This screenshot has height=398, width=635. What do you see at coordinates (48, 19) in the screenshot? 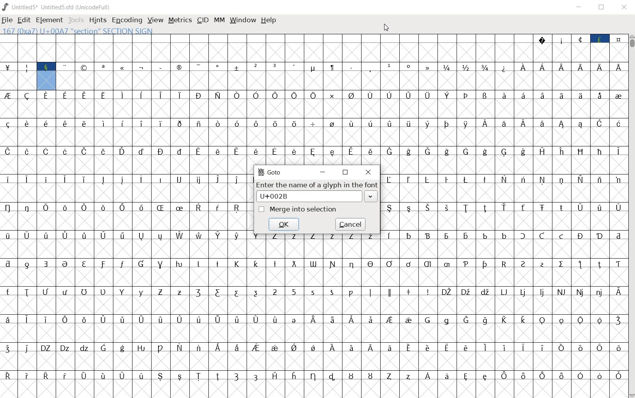
I see `element` at bounding box center [48, 19].